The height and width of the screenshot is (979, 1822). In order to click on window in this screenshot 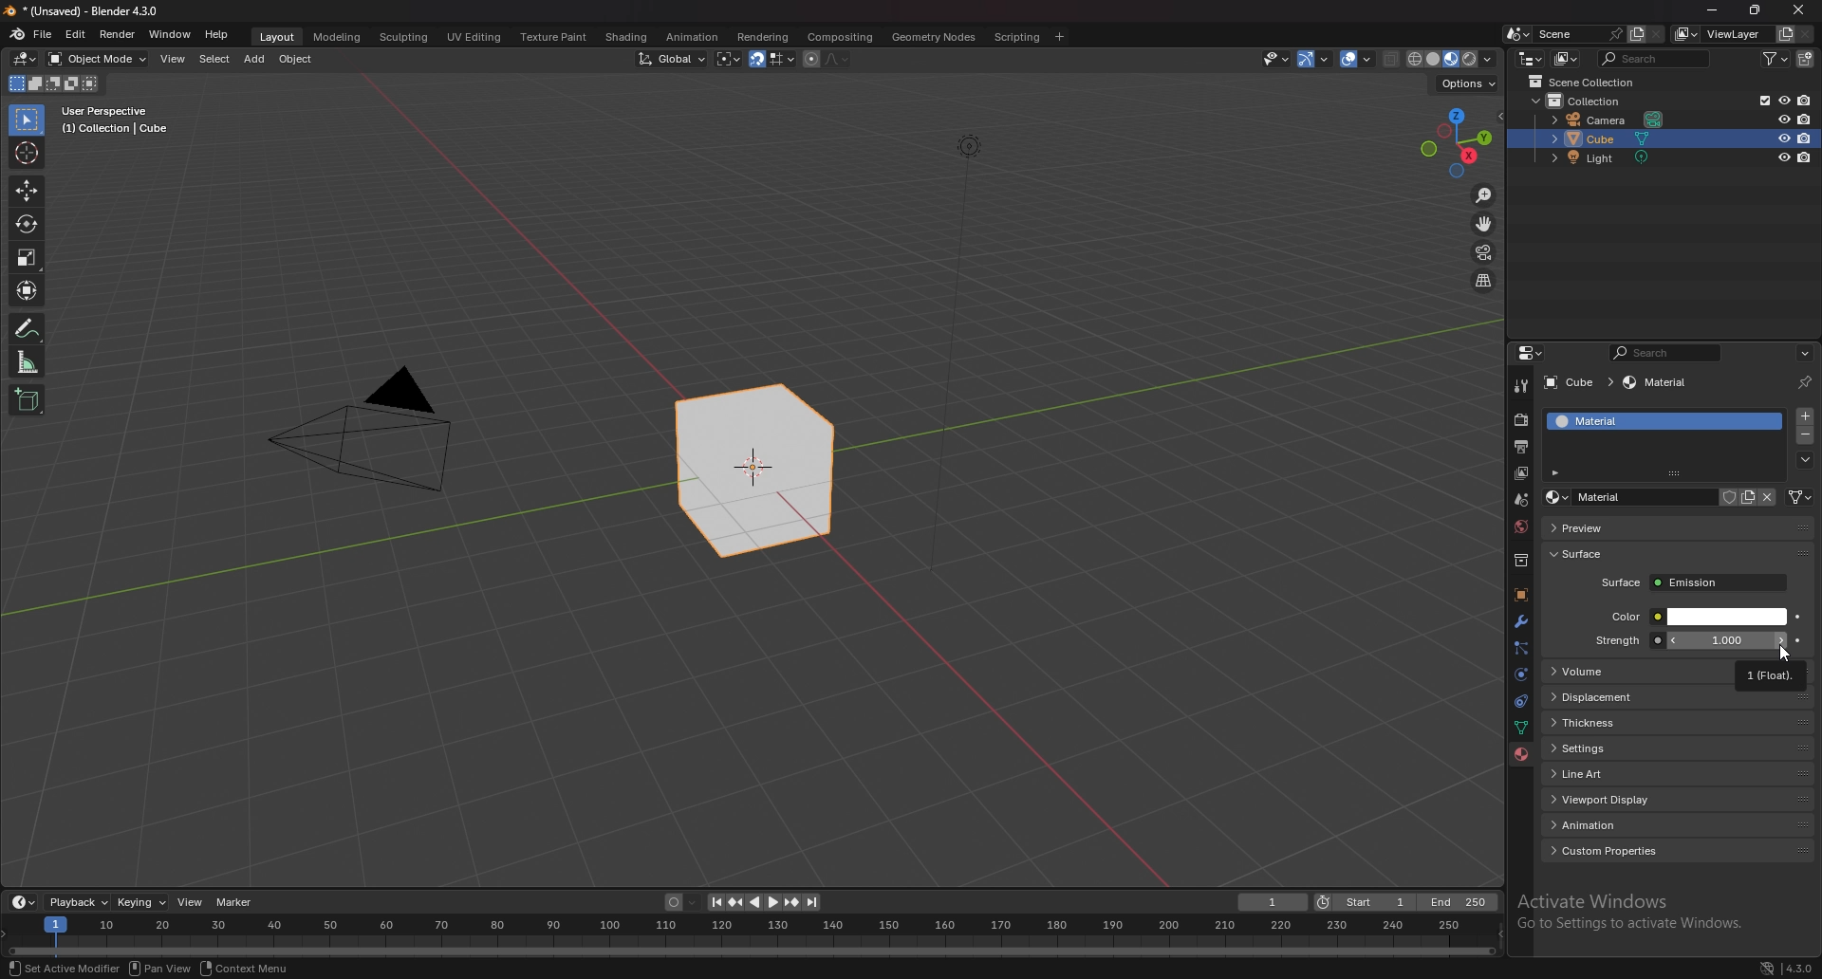, I will do `click(170, 34)`.